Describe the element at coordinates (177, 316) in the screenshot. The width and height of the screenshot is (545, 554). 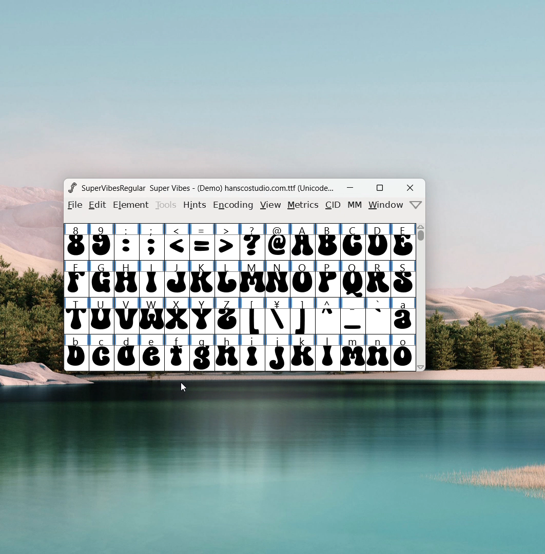
I see `X` at that location.